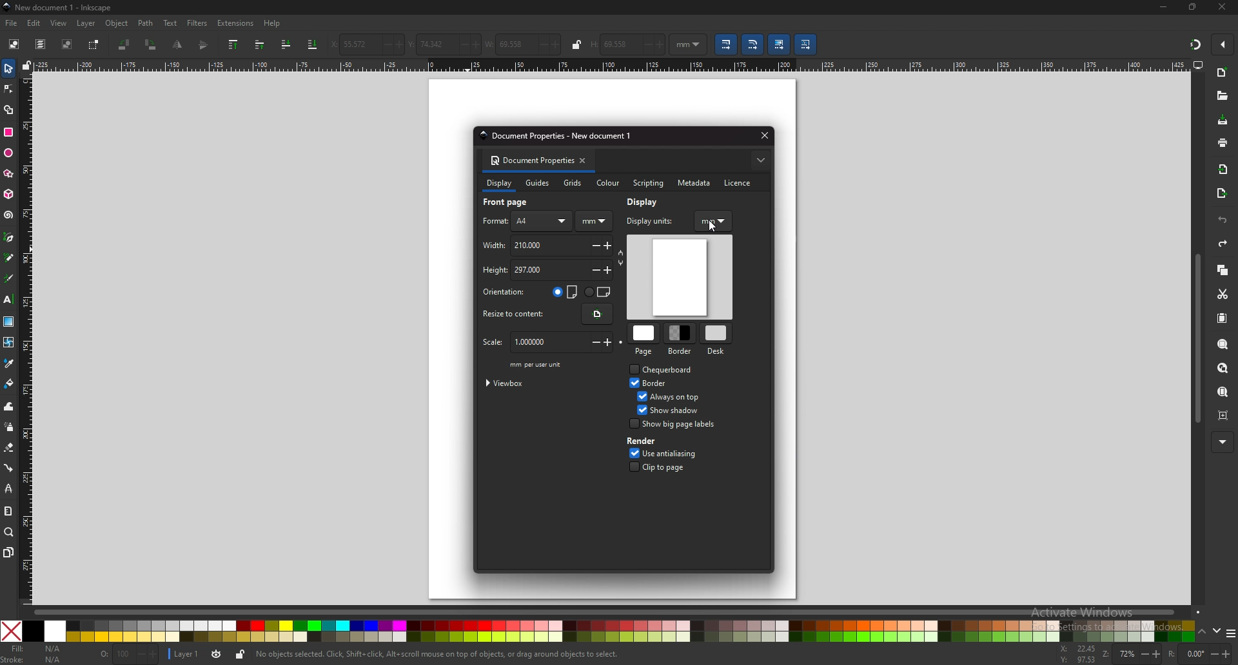 This screenshot has height=665, width=1238. I want to click on Drop down, so click(699, 44).